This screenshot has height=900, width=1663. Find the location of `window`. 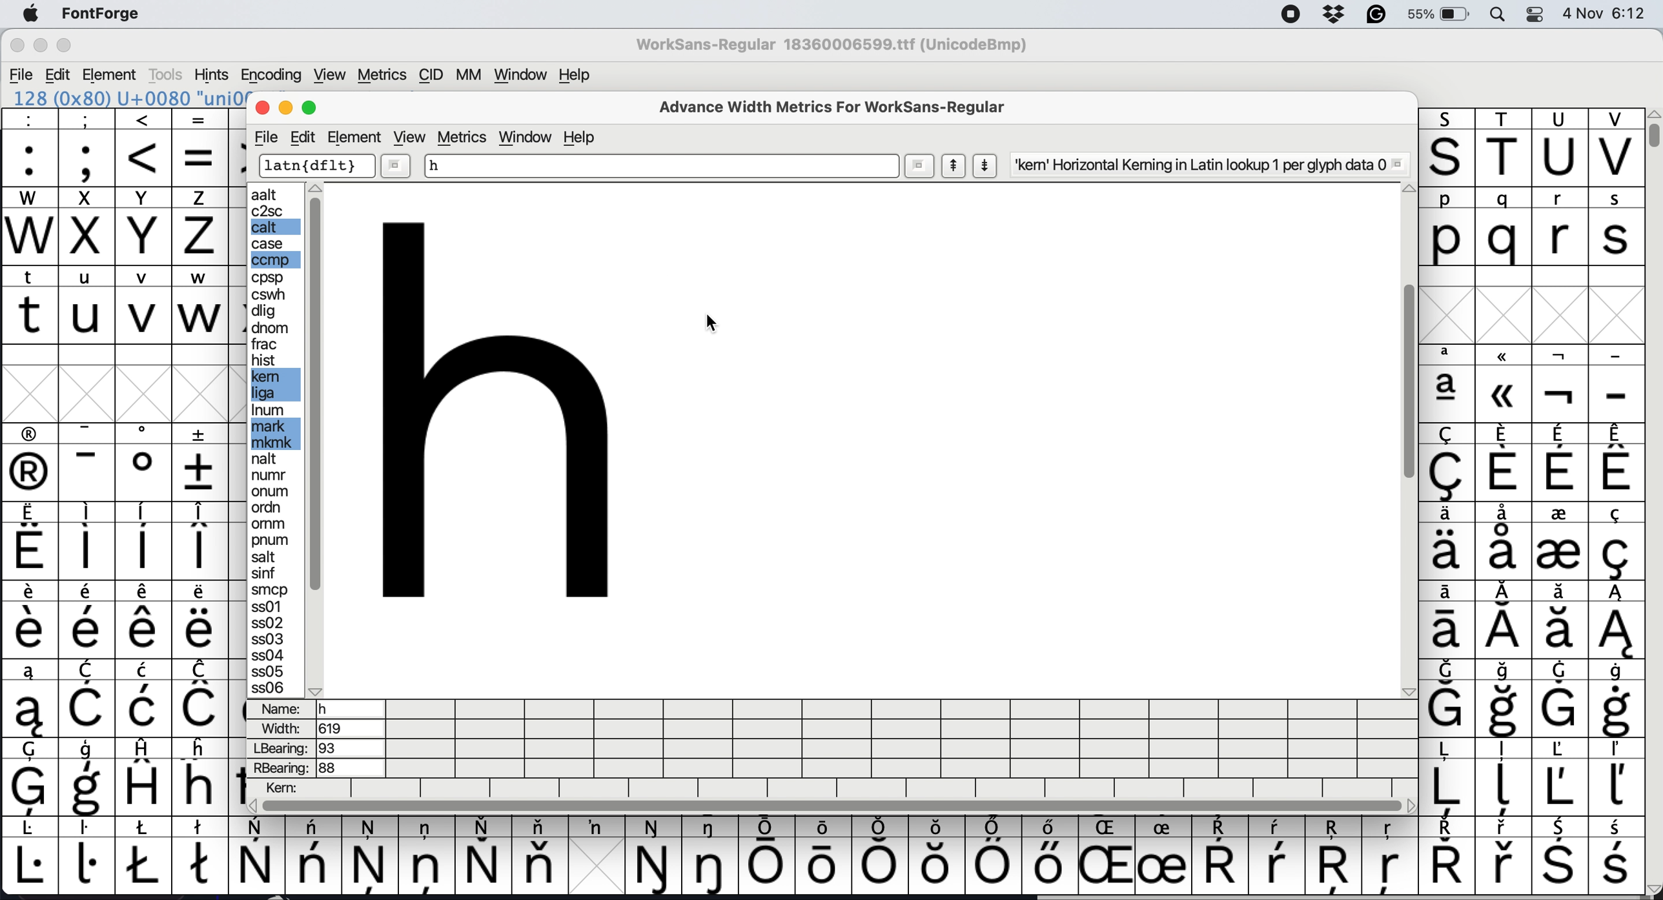

window is located at coordinates (524, 137).